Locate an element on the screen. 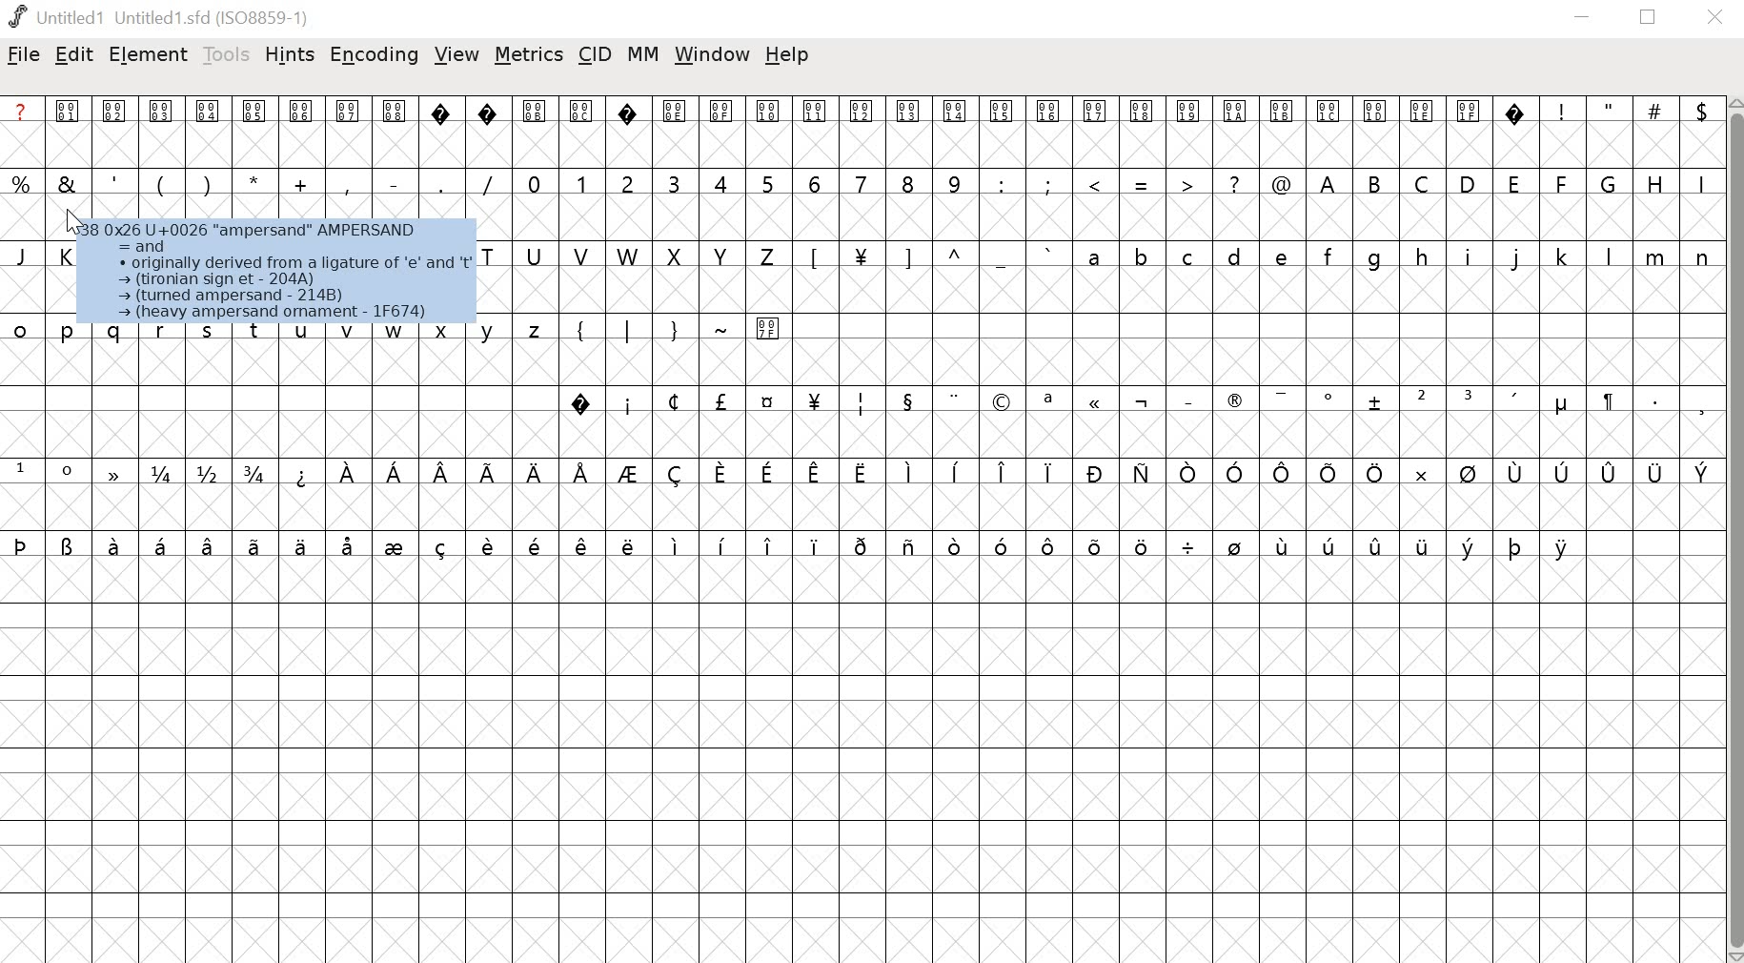 The image size is (1744, 963). ? is located at coordinates (628, 133).